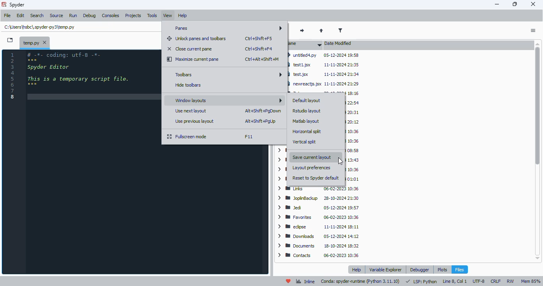 The image size is (543, 286). Describe the element at coordinates (341, 31) in the screenshot. I see `filter filenames` at that location.